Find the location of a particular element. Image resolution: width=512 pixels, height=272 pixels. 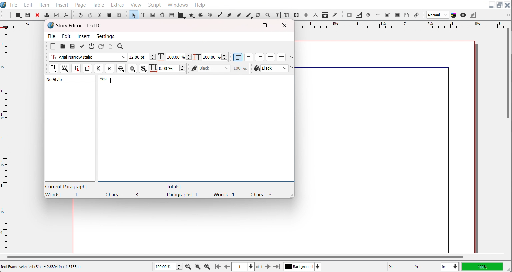

Go to next page is located at coordinates (264, 267).